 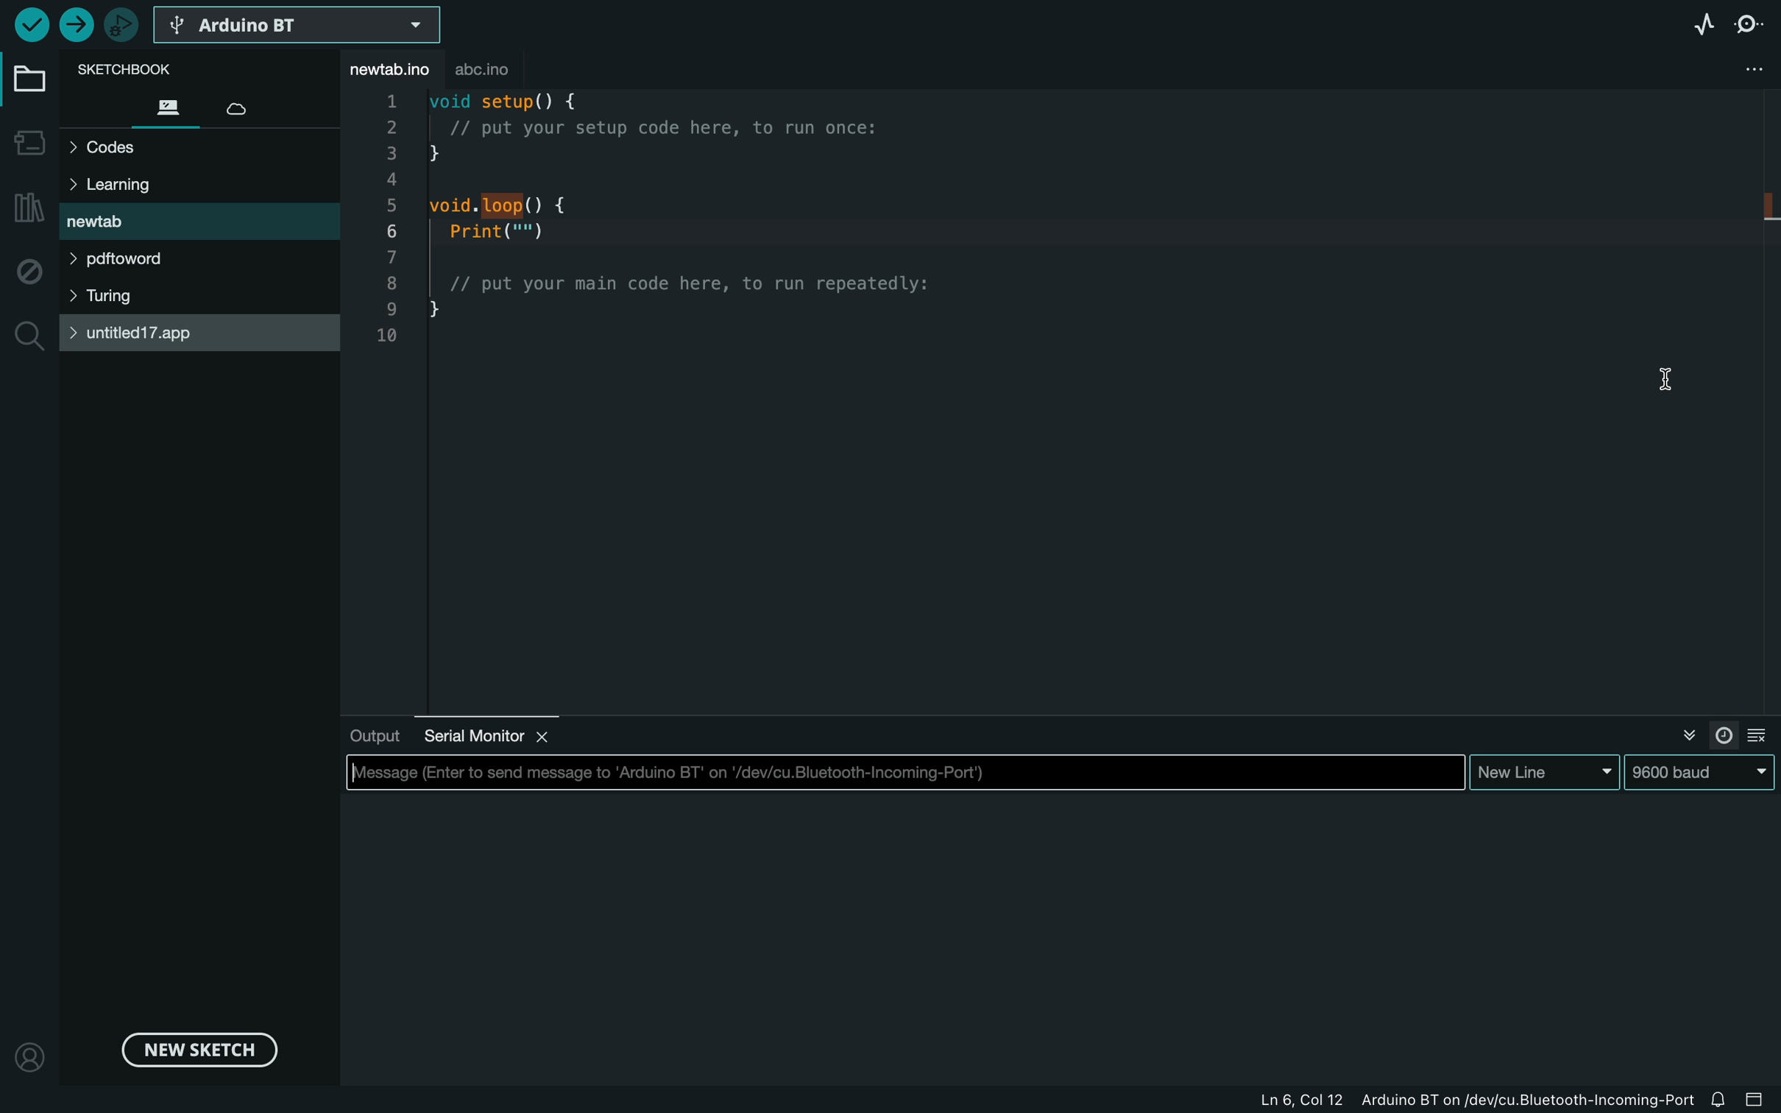 What do you see at coordinates (1679, 734) in the screenshot?
I see `close` at bounding box center [1679, 734].